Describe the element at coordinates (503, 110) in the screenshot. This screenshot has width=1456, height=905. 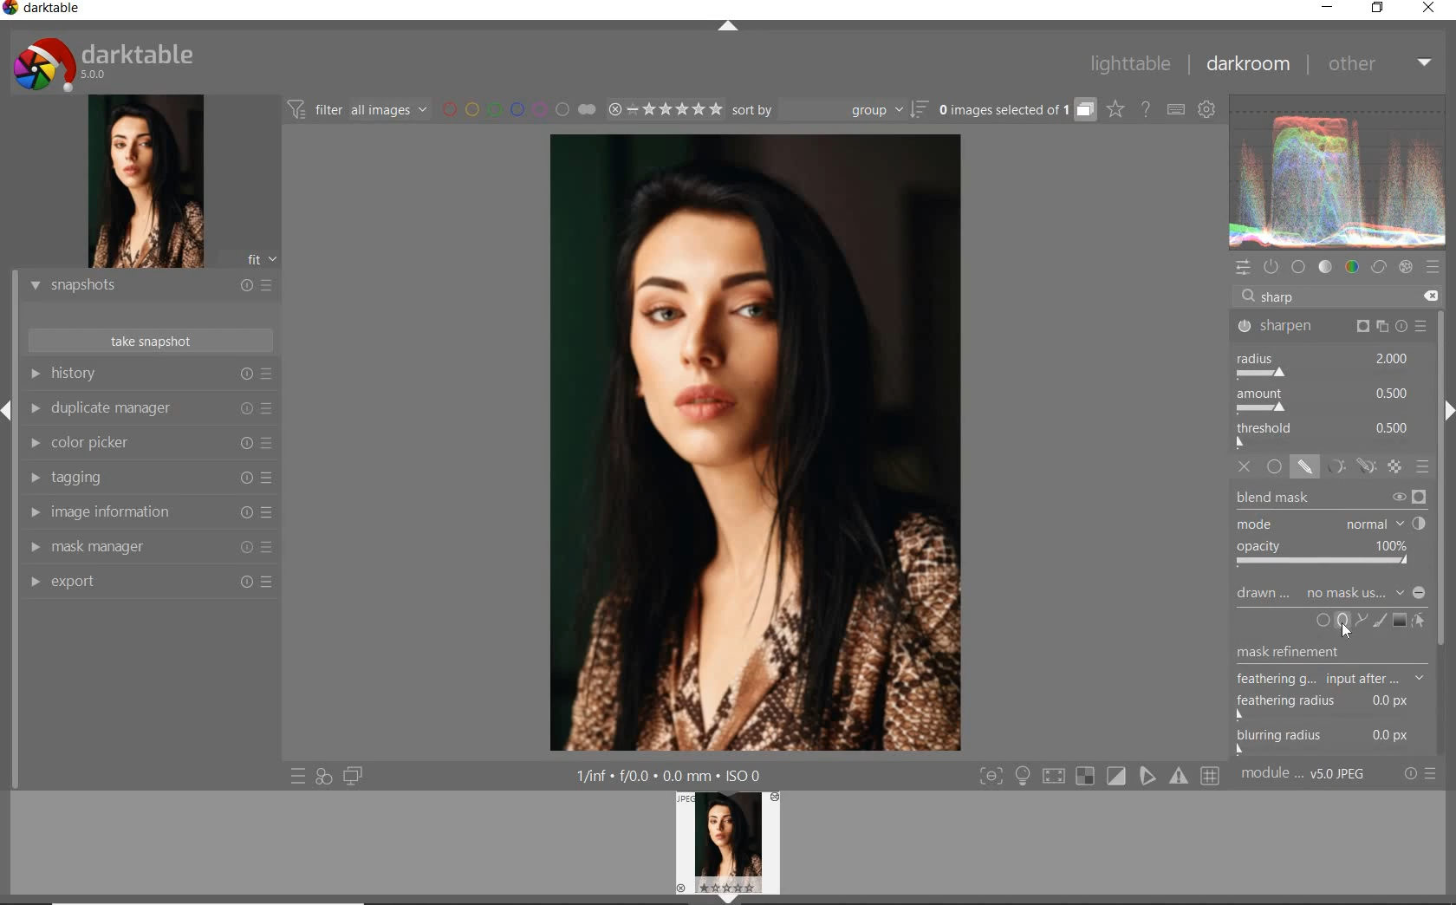
I see `filter images by color labels` at that location.